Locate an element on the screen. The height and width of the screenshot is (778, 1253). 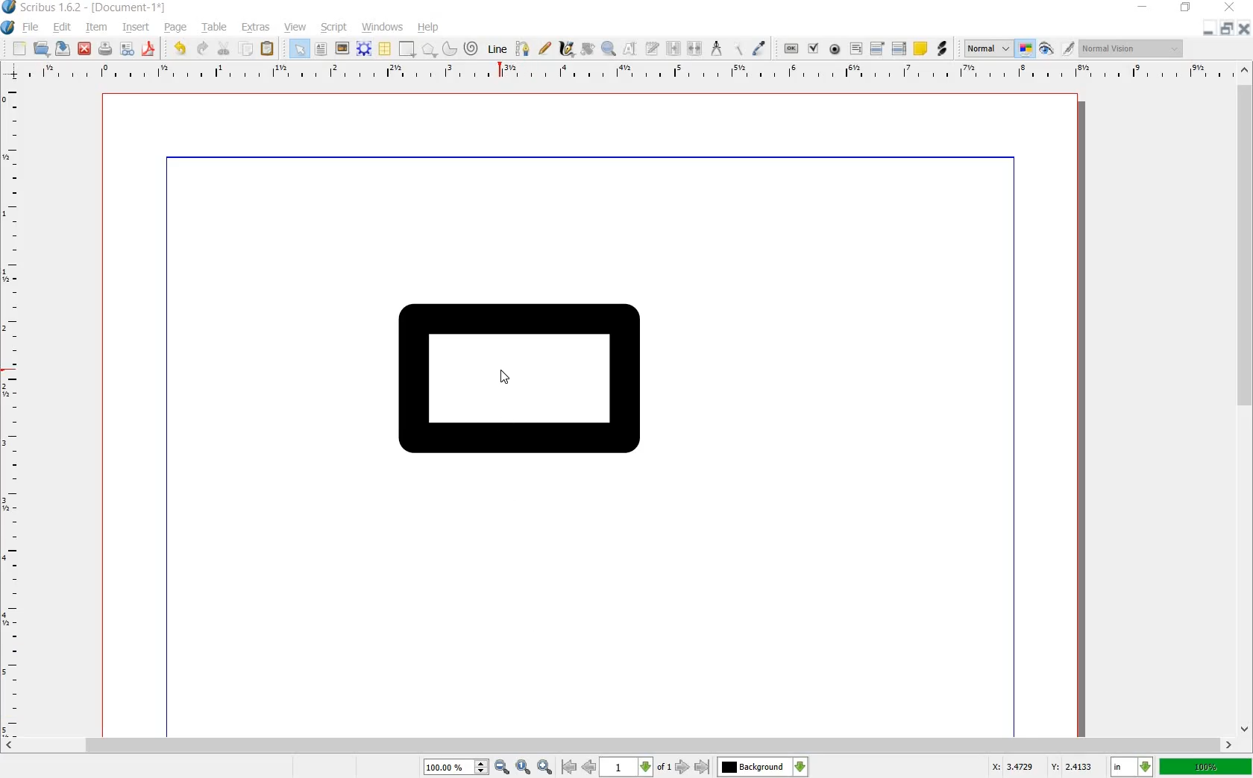
windows is located at coordinates (381, 25).